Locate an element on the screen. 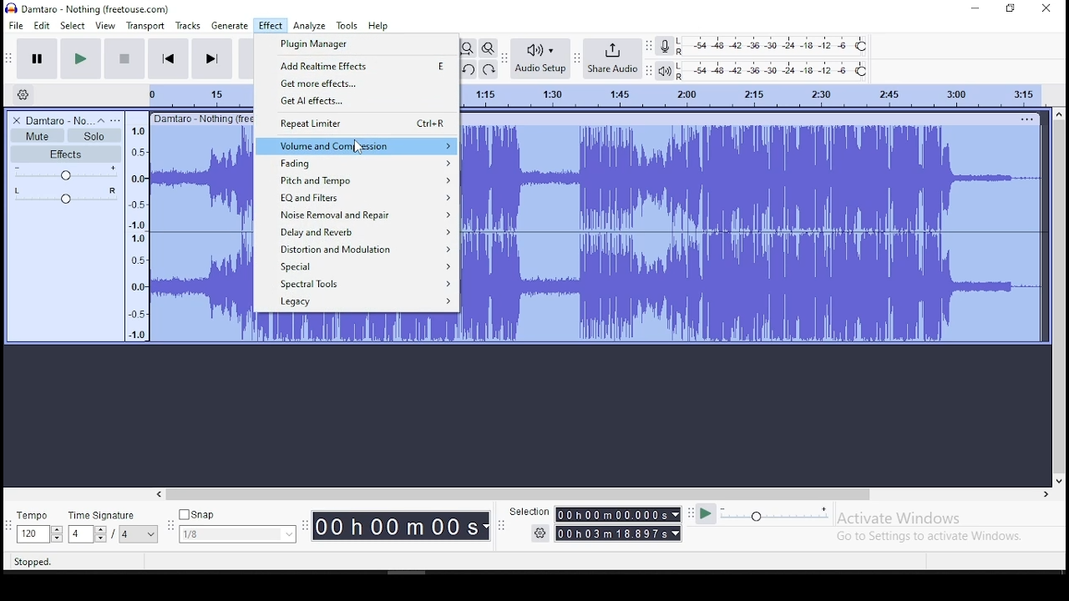 Image resolution: width=1069 pixels, height=601 pixels. play is located at coordinates (84, 58).